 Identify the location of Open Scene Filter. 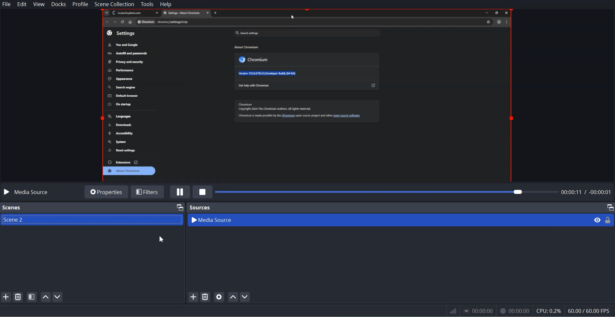
(32, 297).